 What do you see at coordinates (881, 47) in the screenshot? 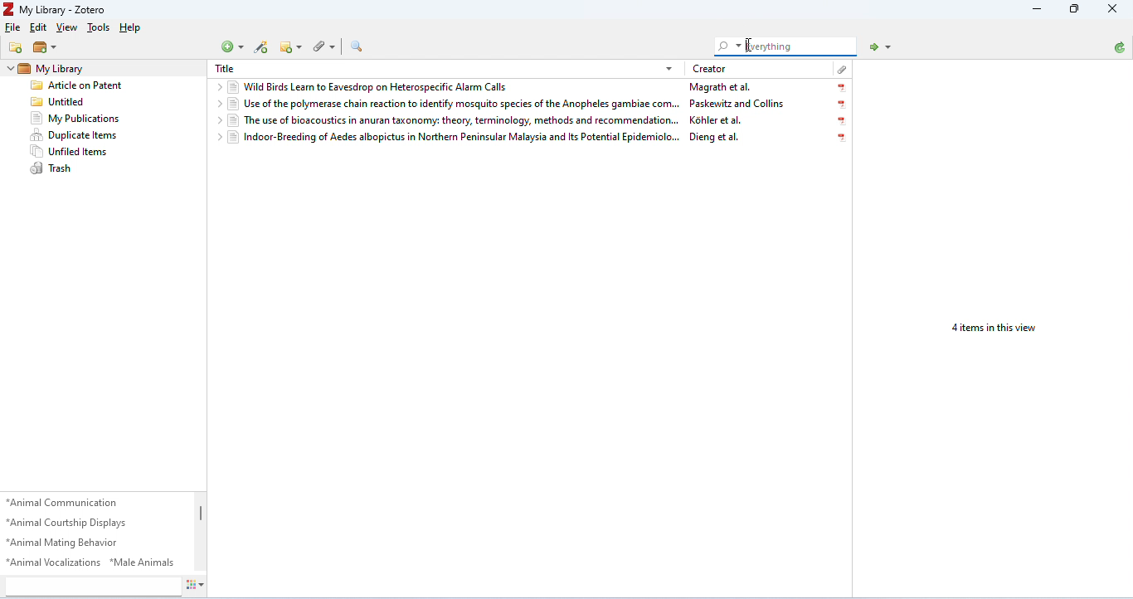
I see `Locate` at bounding box center [881, 47].